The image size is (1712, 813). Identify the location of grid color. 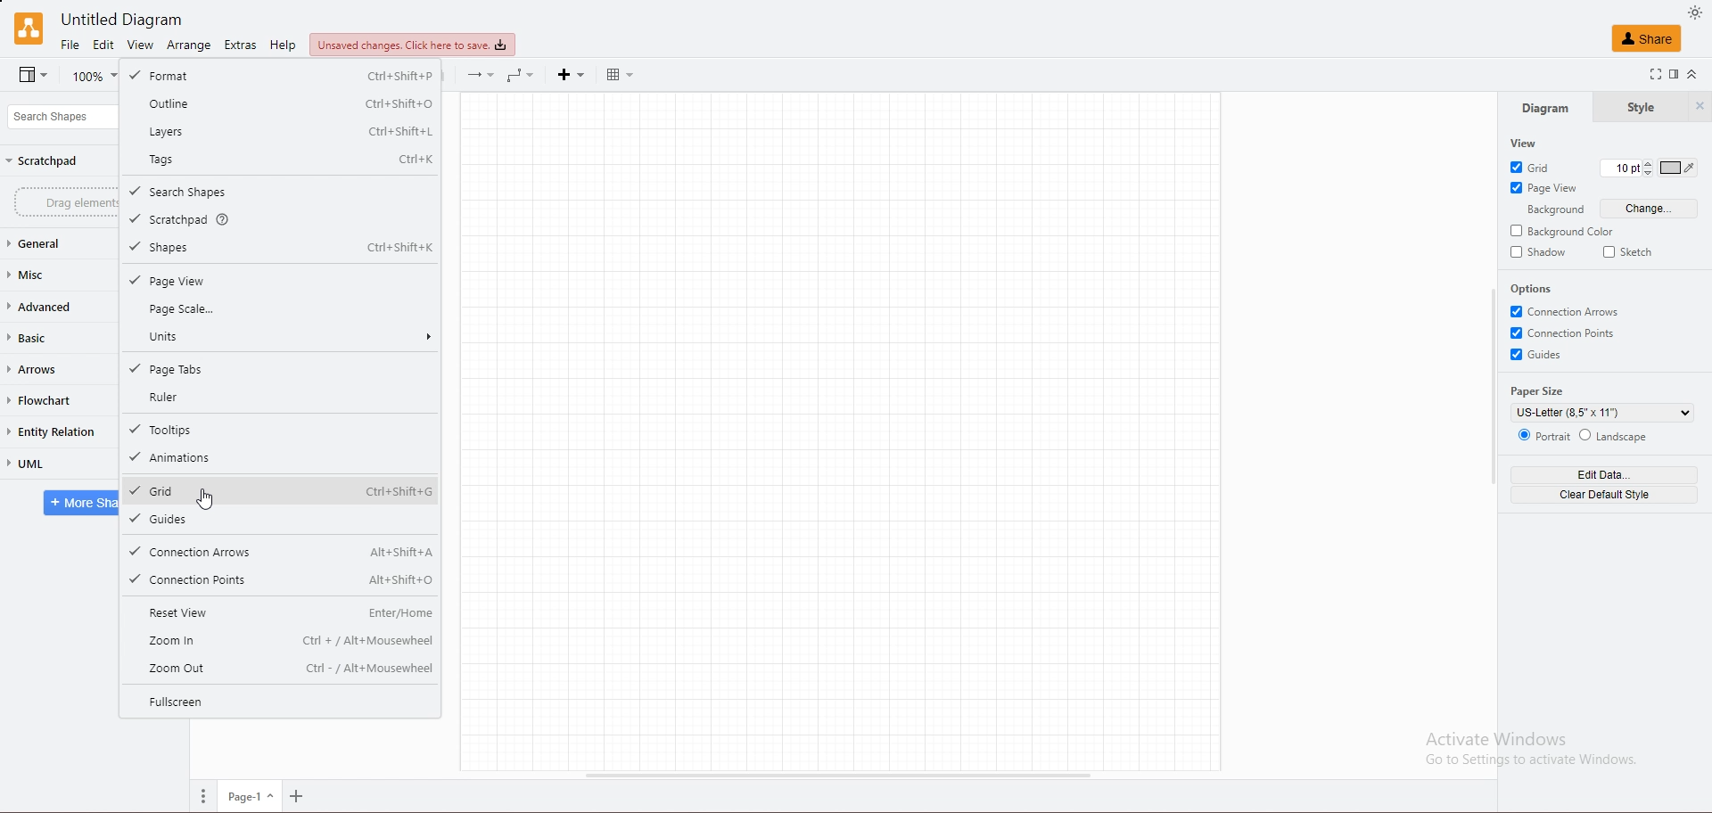
(1679, 168).